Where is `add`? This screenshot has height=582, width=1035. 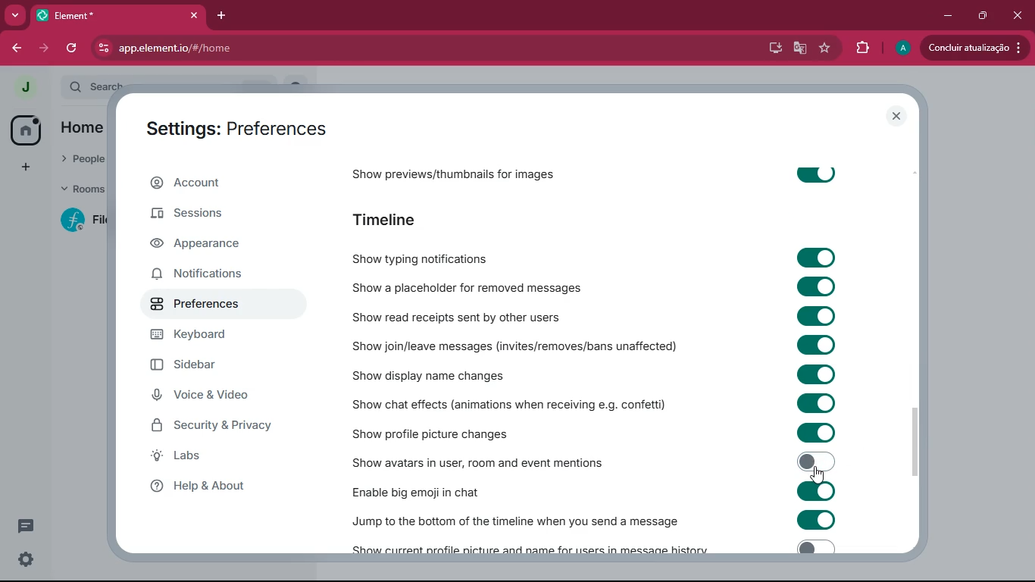 add is located at coordinates (23, 167).